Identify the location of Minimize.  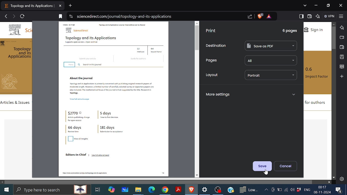
(317, 5).